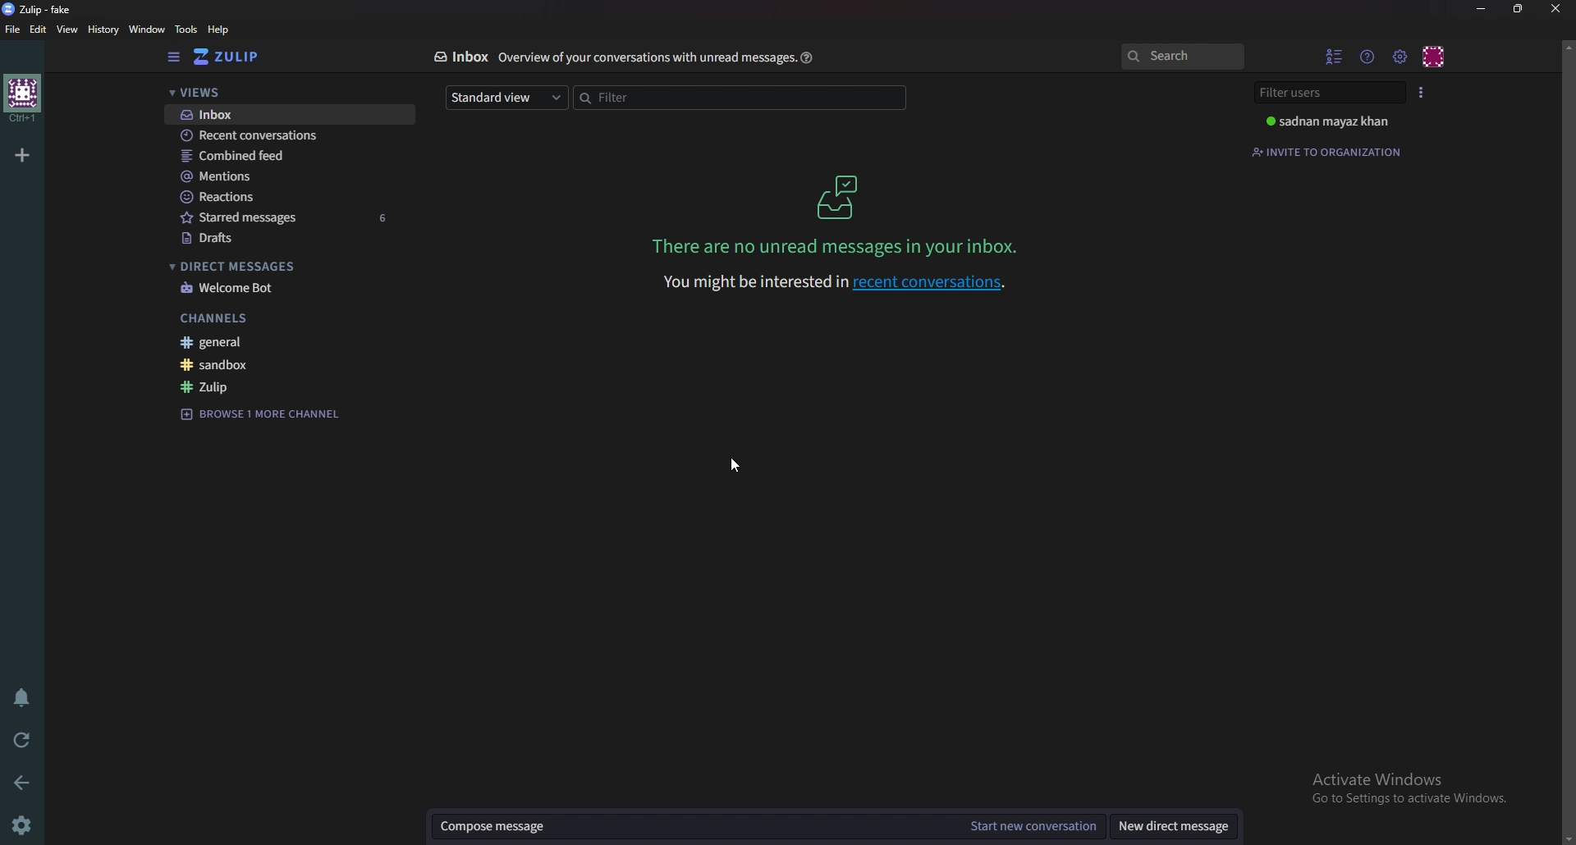 This screenshot has width=1576, height=845. What do you see at coordinates (1568, 441) in the screenshot?
I see `Scroll bar` at bounding box center [1568, 441].